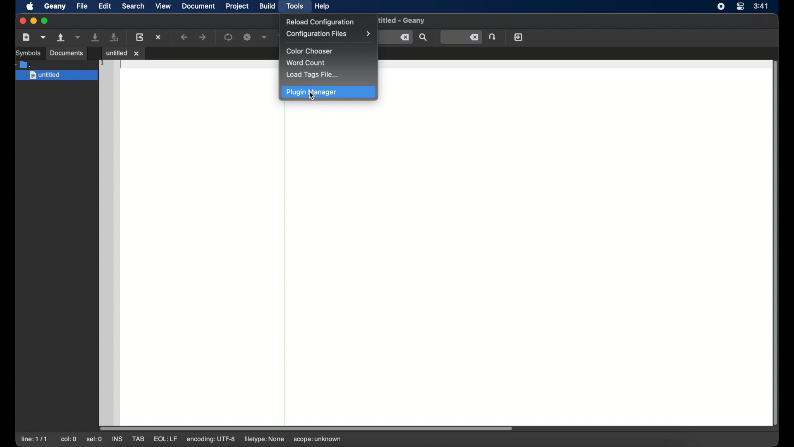 Image resolution: width=794 pixels, height=447 pixels. I want to click on reload configuration, so click(321, 22).